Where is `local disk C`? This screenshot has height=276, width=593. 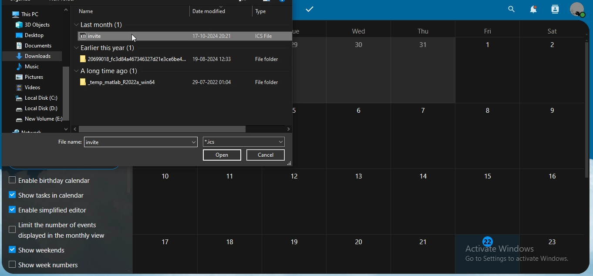 local disk C is located at coordinates (36, 99).